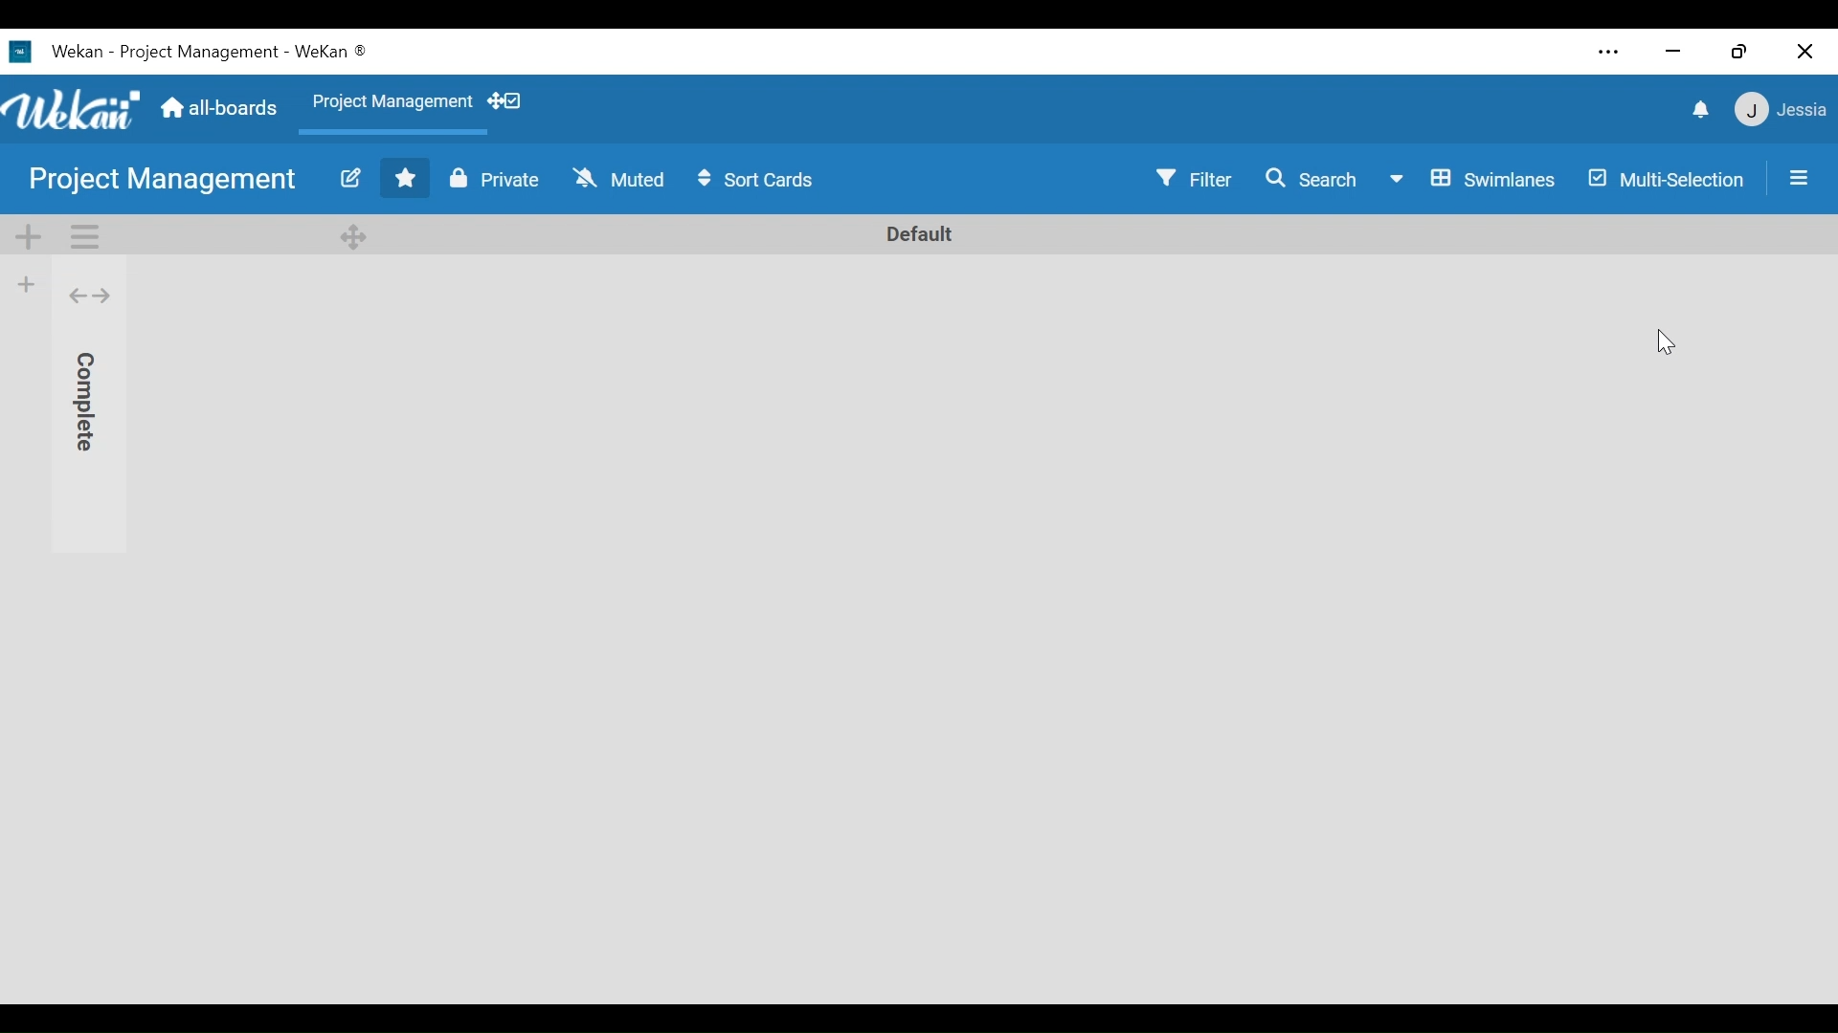 The height and width of the screenshot is (1033, 1838). Describe the element at coordinates (84, 395) in the screenshot. I see `List Title` at that location.